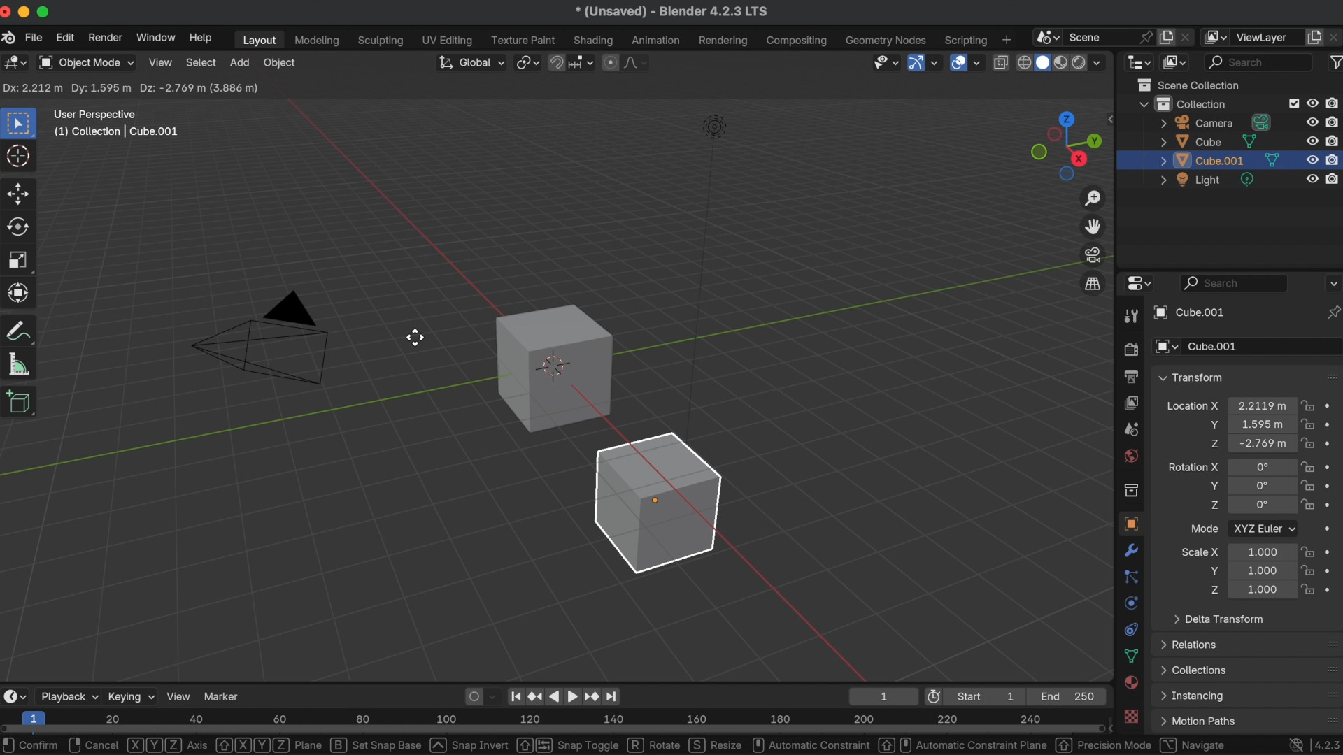  Describe the element at coordinates (979, 64) in the screenshot. I see `overlays` at that location.